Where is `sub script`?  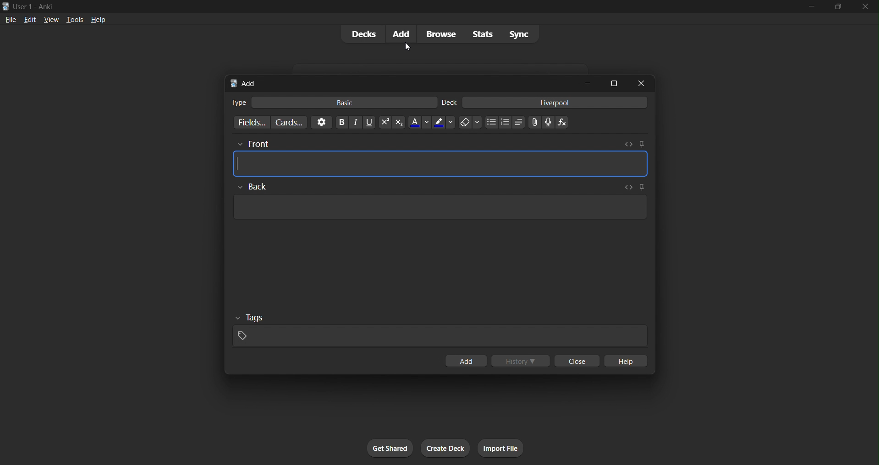
sub script is located at coordinates (398, 122).